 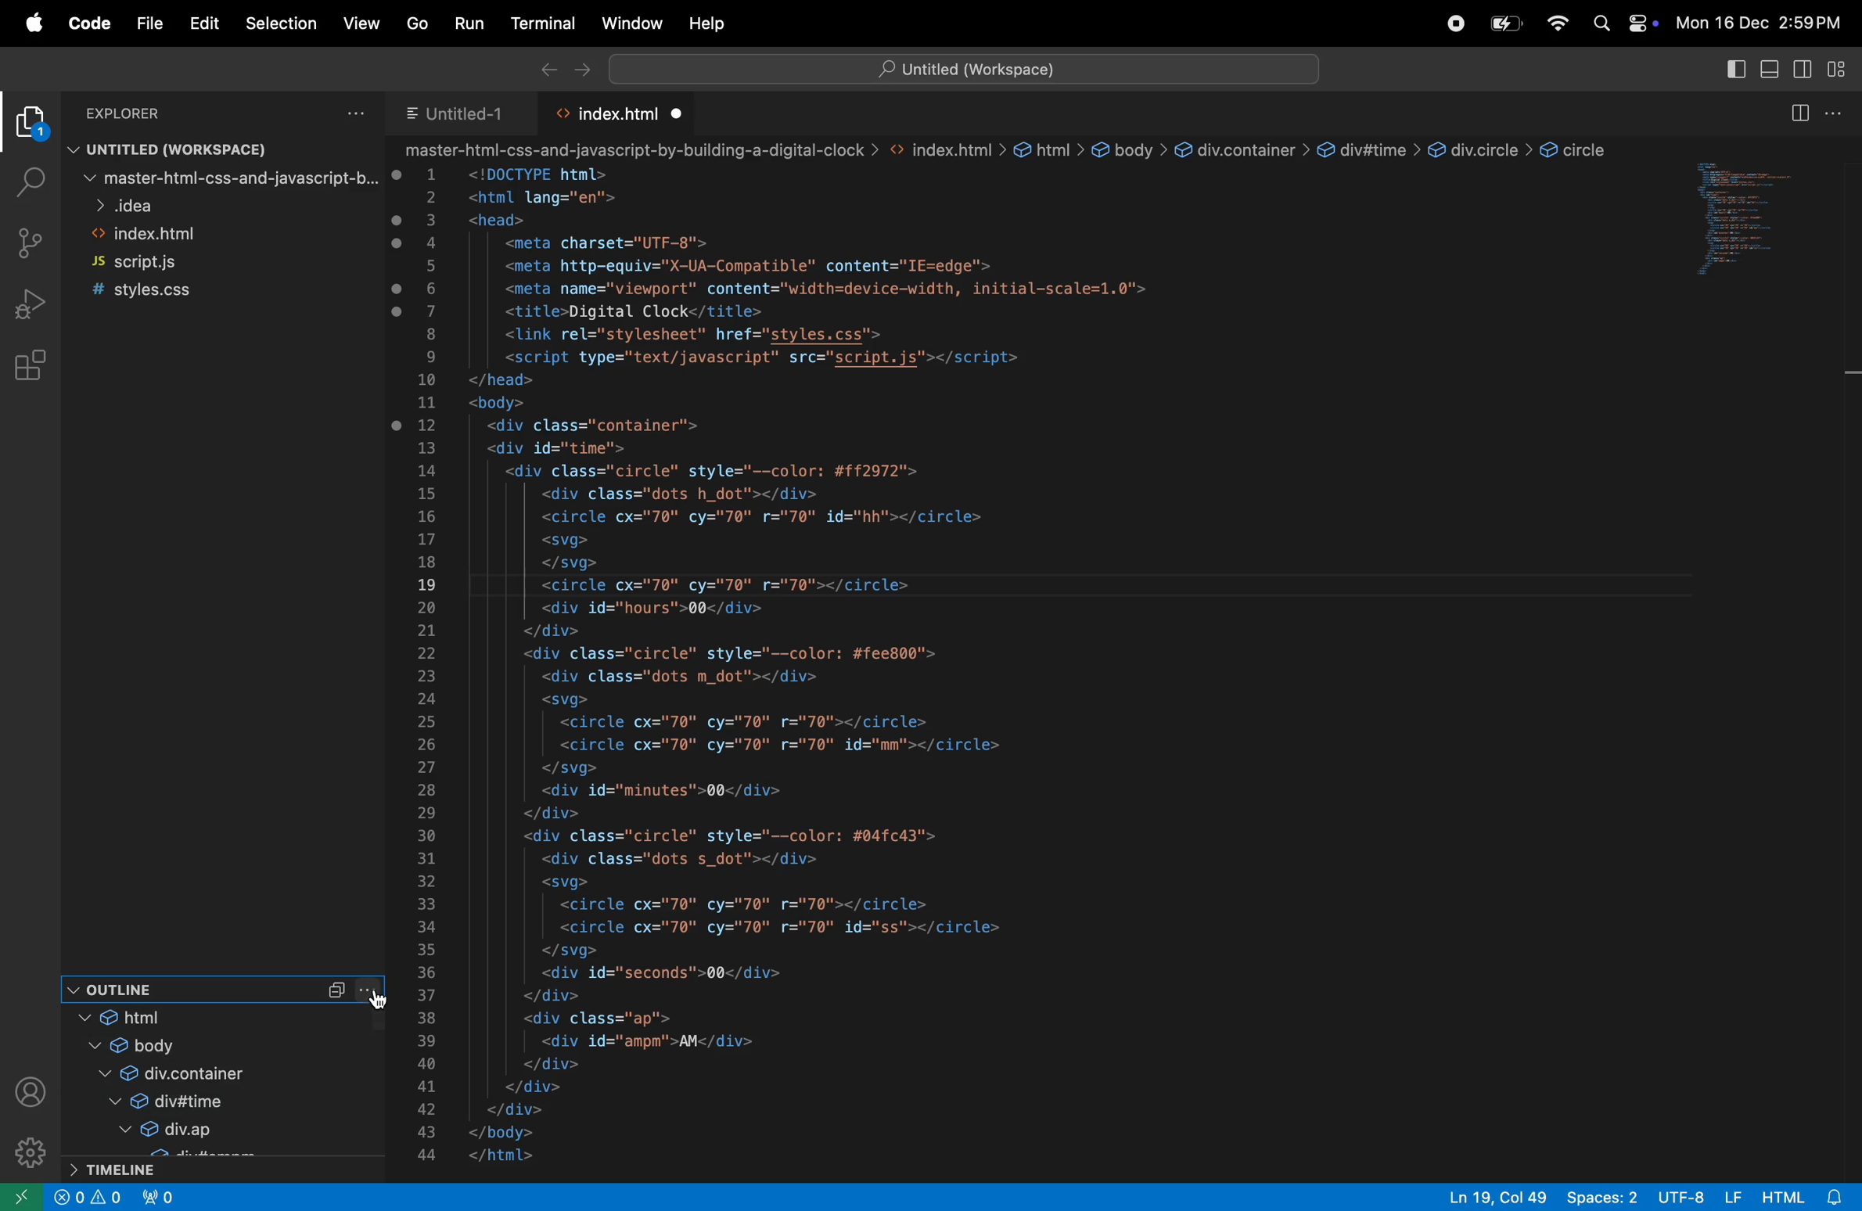 What do you see at coordinates (200, 232) in the screenshot?
I see `index.html` at bounding box center [200, 232].